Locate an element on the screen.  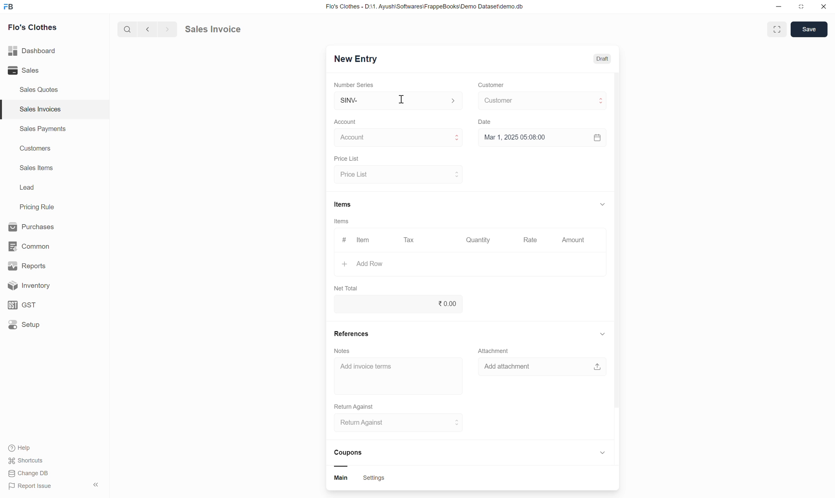
Reports  is located at coordinates (45, 265).